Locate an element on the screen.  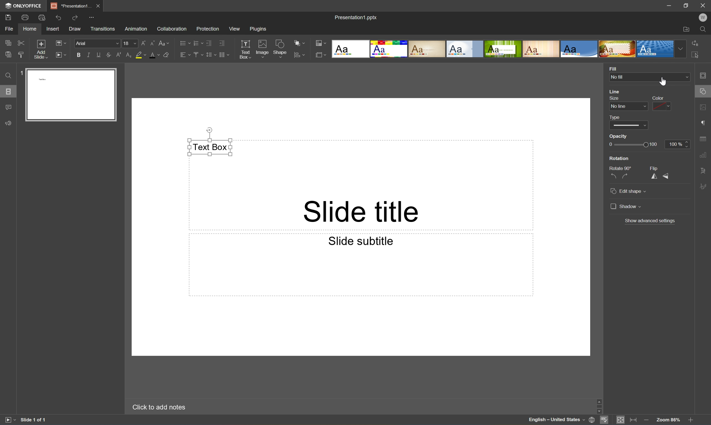
Print file is located at coordinates (25, 17).